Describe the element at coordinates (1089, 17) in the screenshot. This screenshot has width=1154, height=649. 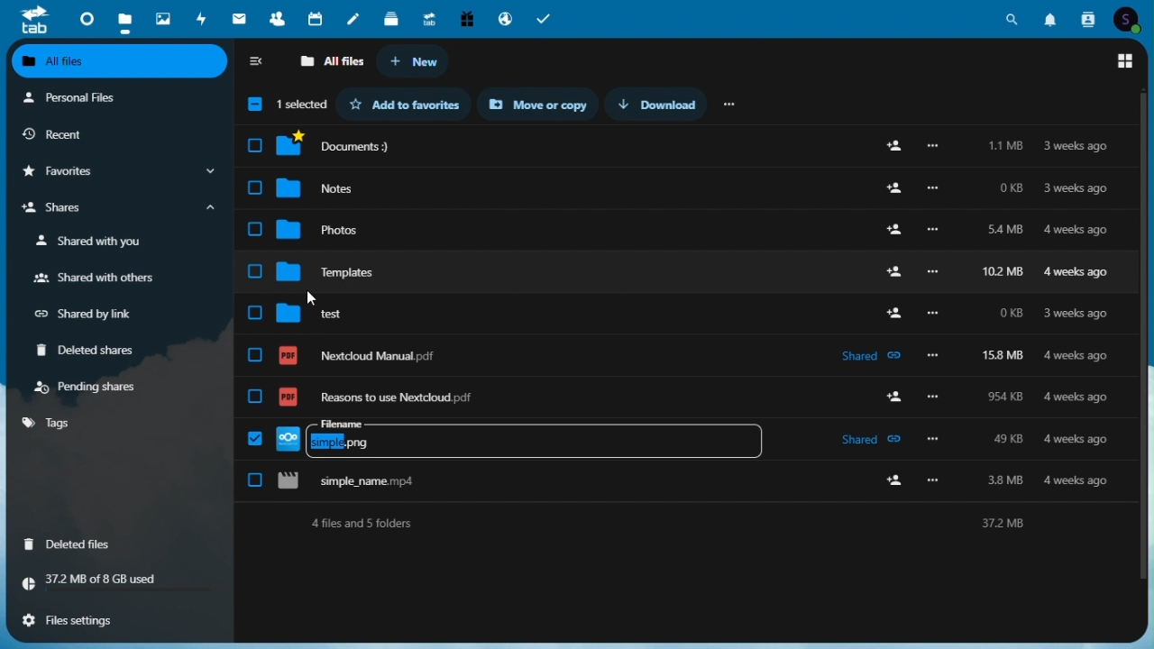
I see `Contacts` at that location.